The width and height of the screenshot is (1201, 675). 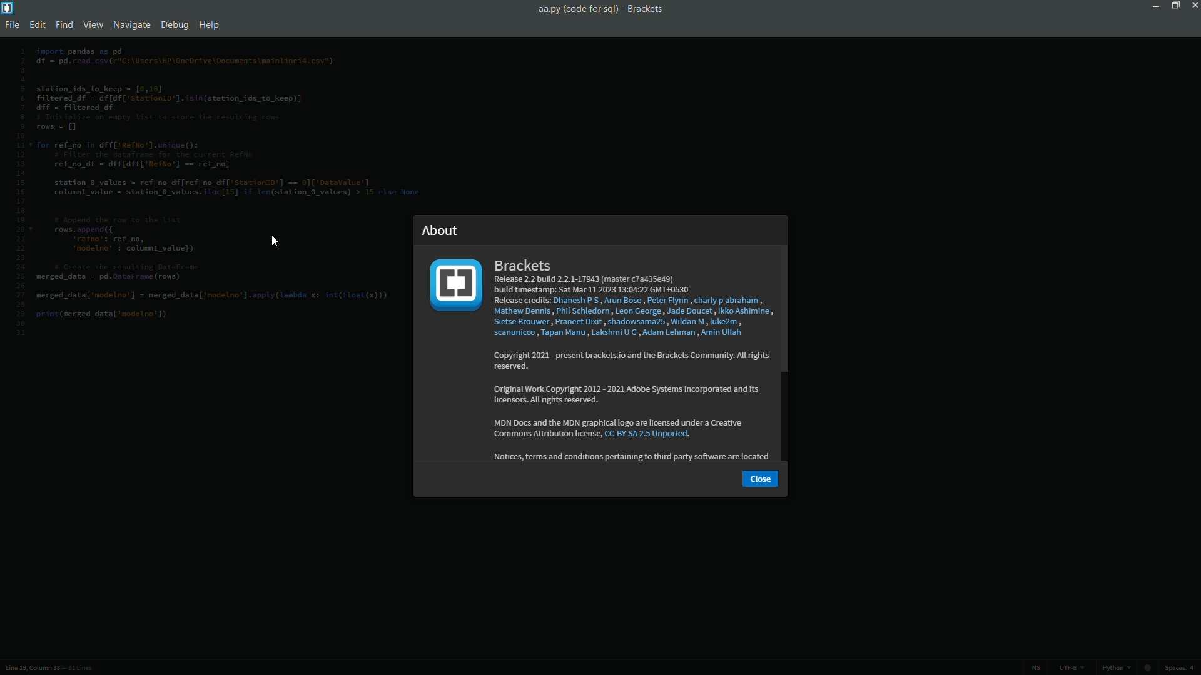 What do you see at coordinates (1072, 668) in the screenshot?
I see `line encoding` at bounding box center [1072, 668].